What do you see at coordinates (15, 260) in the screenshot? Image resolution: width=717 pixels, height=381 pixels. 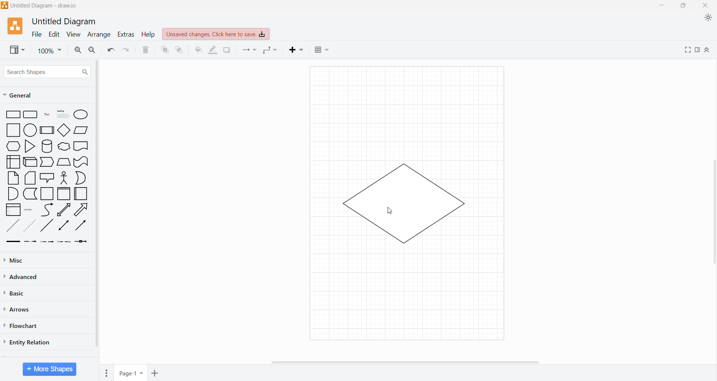 I see `Misc` at bounding box center [15, 260].